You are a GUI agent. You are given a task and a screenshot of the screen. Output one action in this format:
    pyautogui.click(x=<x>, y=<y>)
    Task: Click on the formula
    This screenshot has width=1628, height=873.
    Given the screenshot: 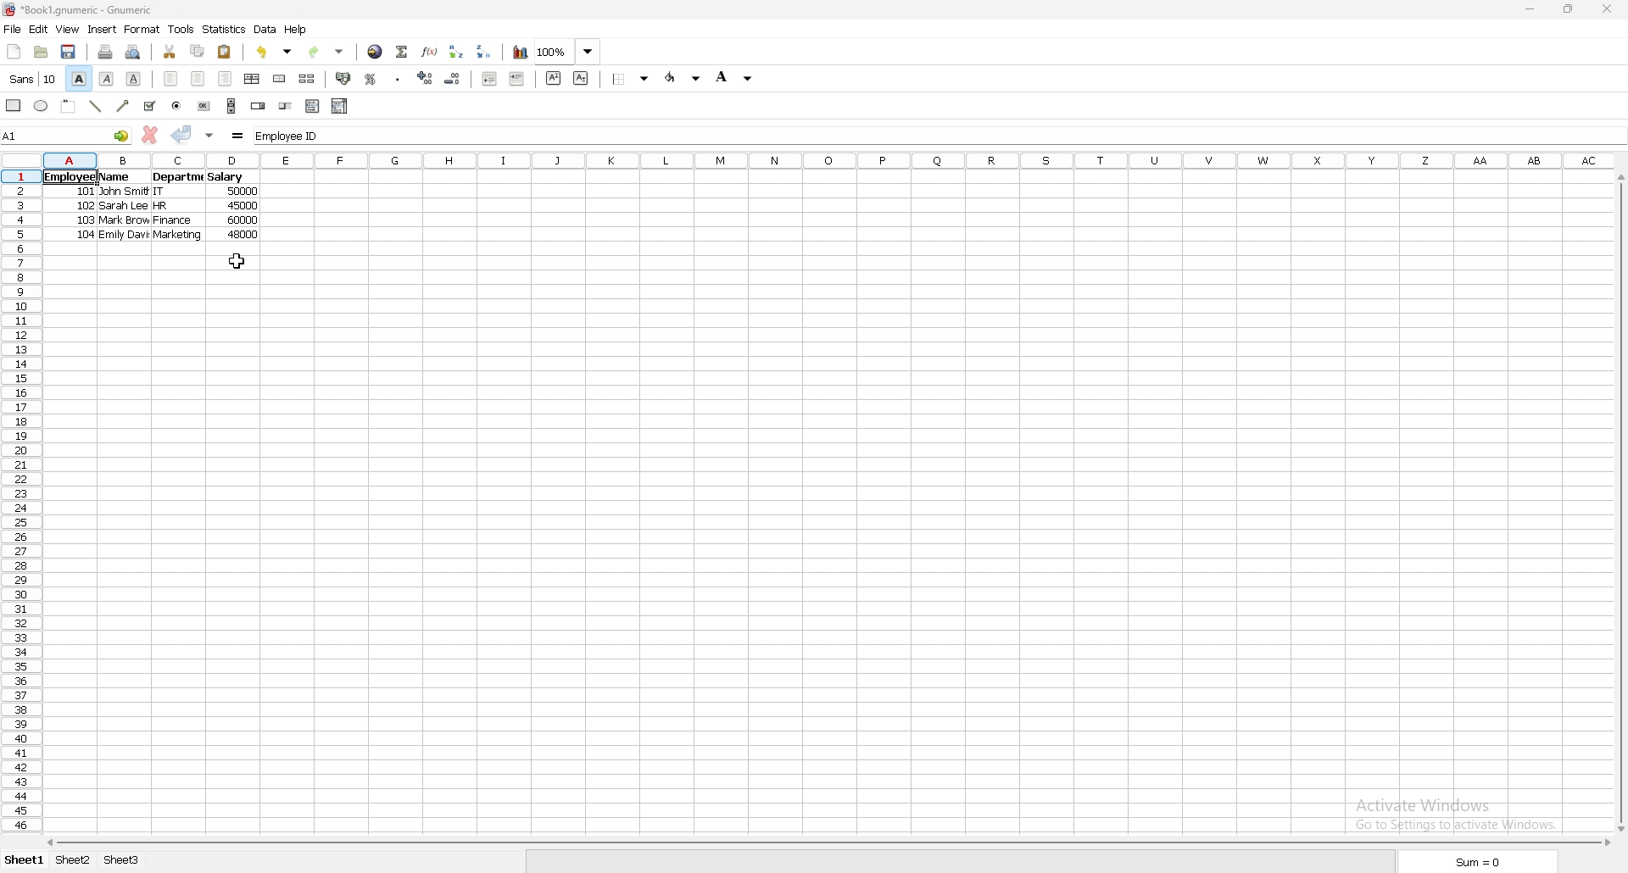 What is the action you would take?
    pyautogui.click(x=238, y=136)
    